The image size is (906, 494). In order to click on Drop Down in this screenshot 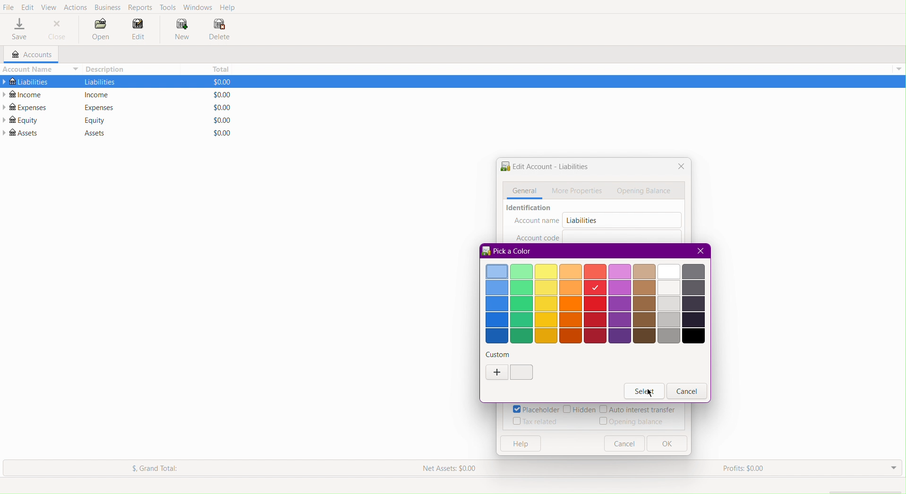, I will do `click(892, 468)`.